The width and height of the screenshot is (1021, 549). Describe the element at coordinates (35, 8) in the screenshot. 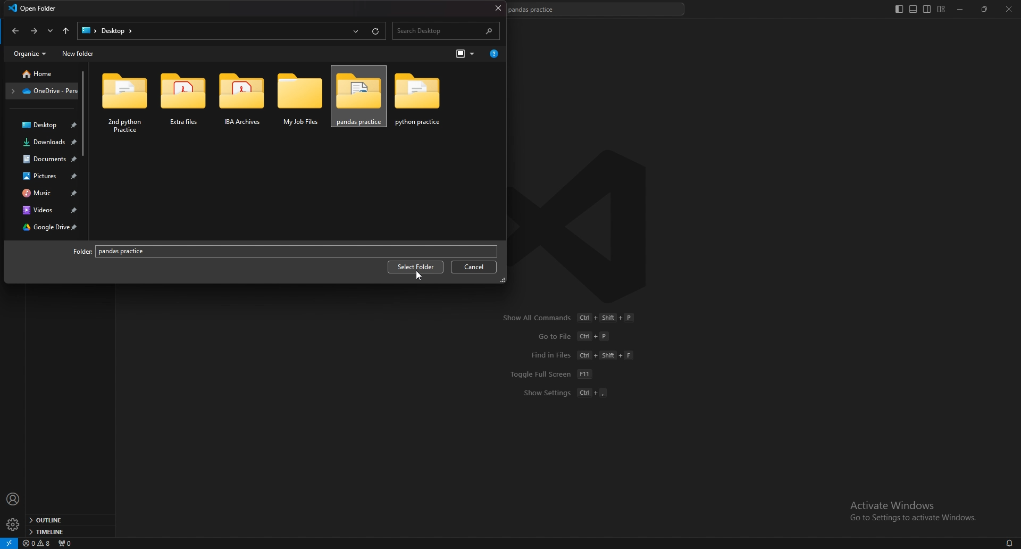

I see `open folder` at that location.